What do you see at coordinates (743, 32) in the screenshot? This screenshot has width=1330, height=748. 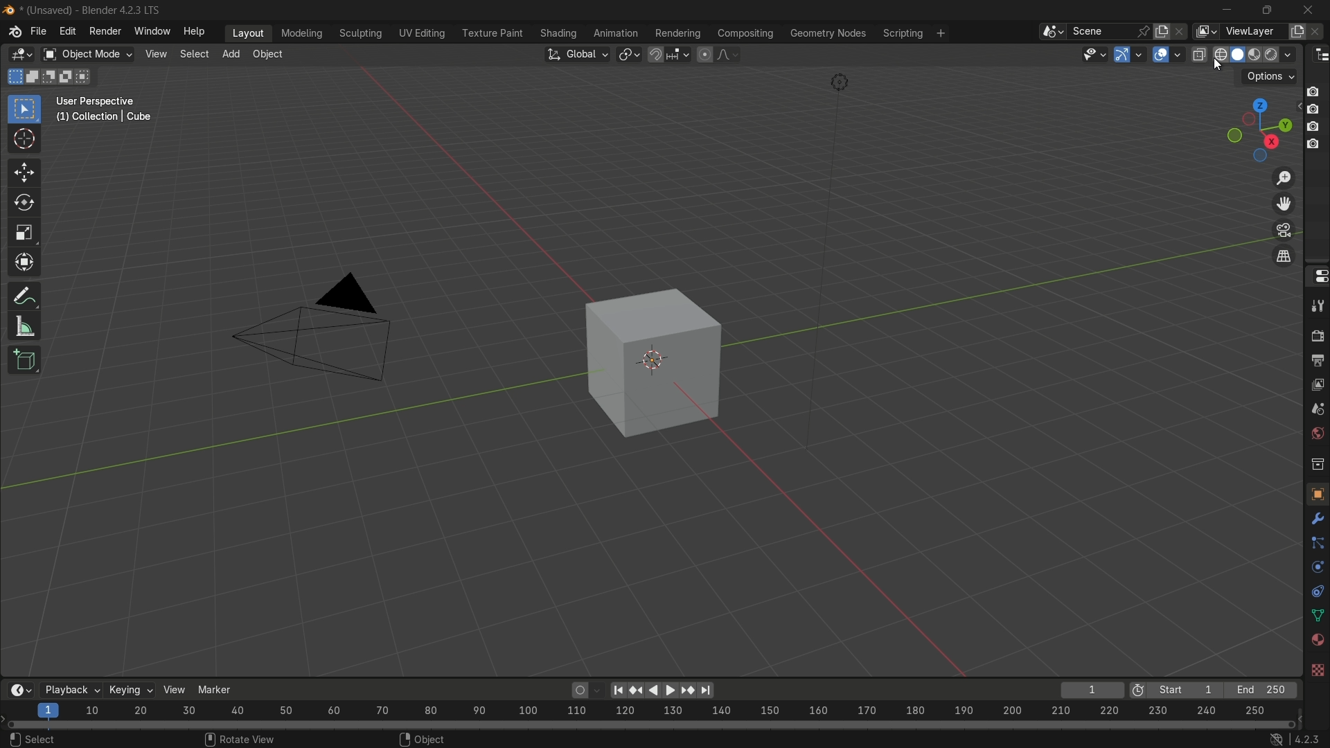 I see `compositing menu` at bounding box center [743, 32].